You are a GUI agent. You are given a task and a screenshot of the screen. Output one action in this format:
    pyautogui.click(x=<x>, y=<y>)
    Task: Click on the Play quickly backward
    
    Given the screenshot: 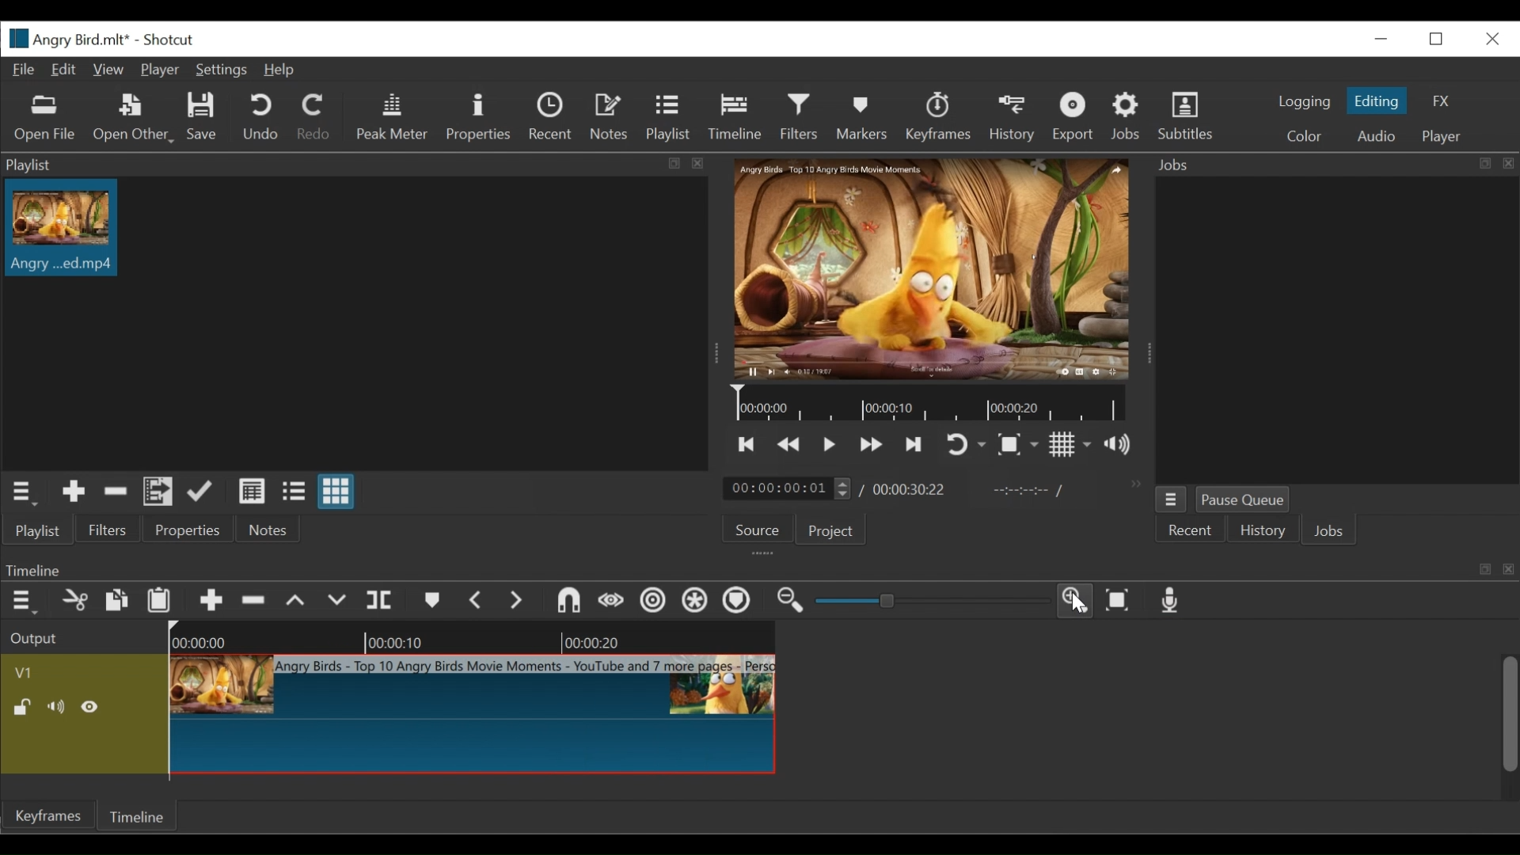 What is the action you would take?
    pyautogui.click(x=791, y=445)
    